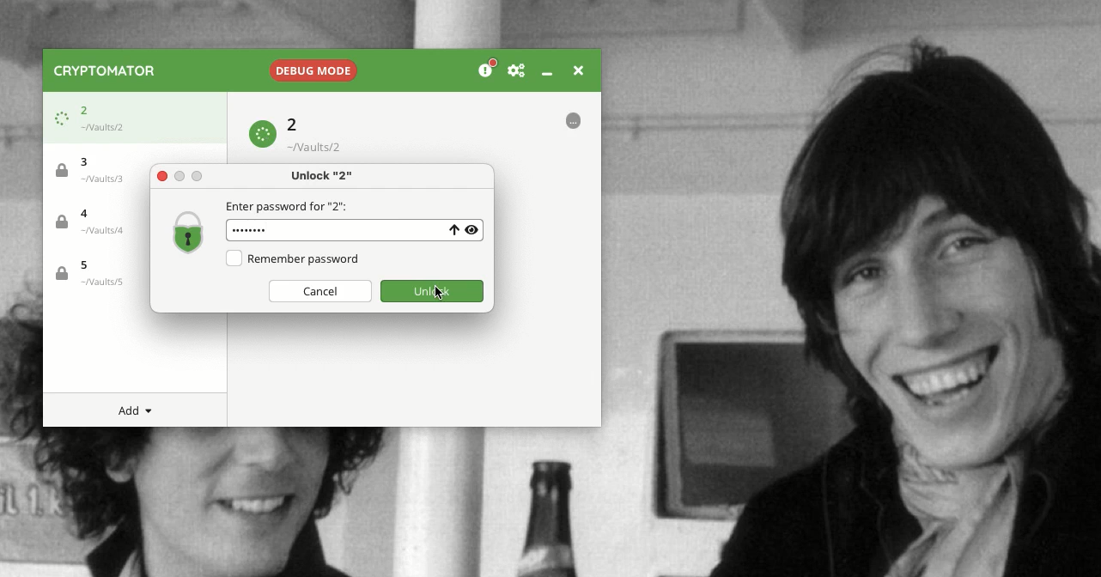 This screenshot has height=577, width=1101. Describe the element at coordinates (62, 118) in the screenshot. I see `Loading` at that location.